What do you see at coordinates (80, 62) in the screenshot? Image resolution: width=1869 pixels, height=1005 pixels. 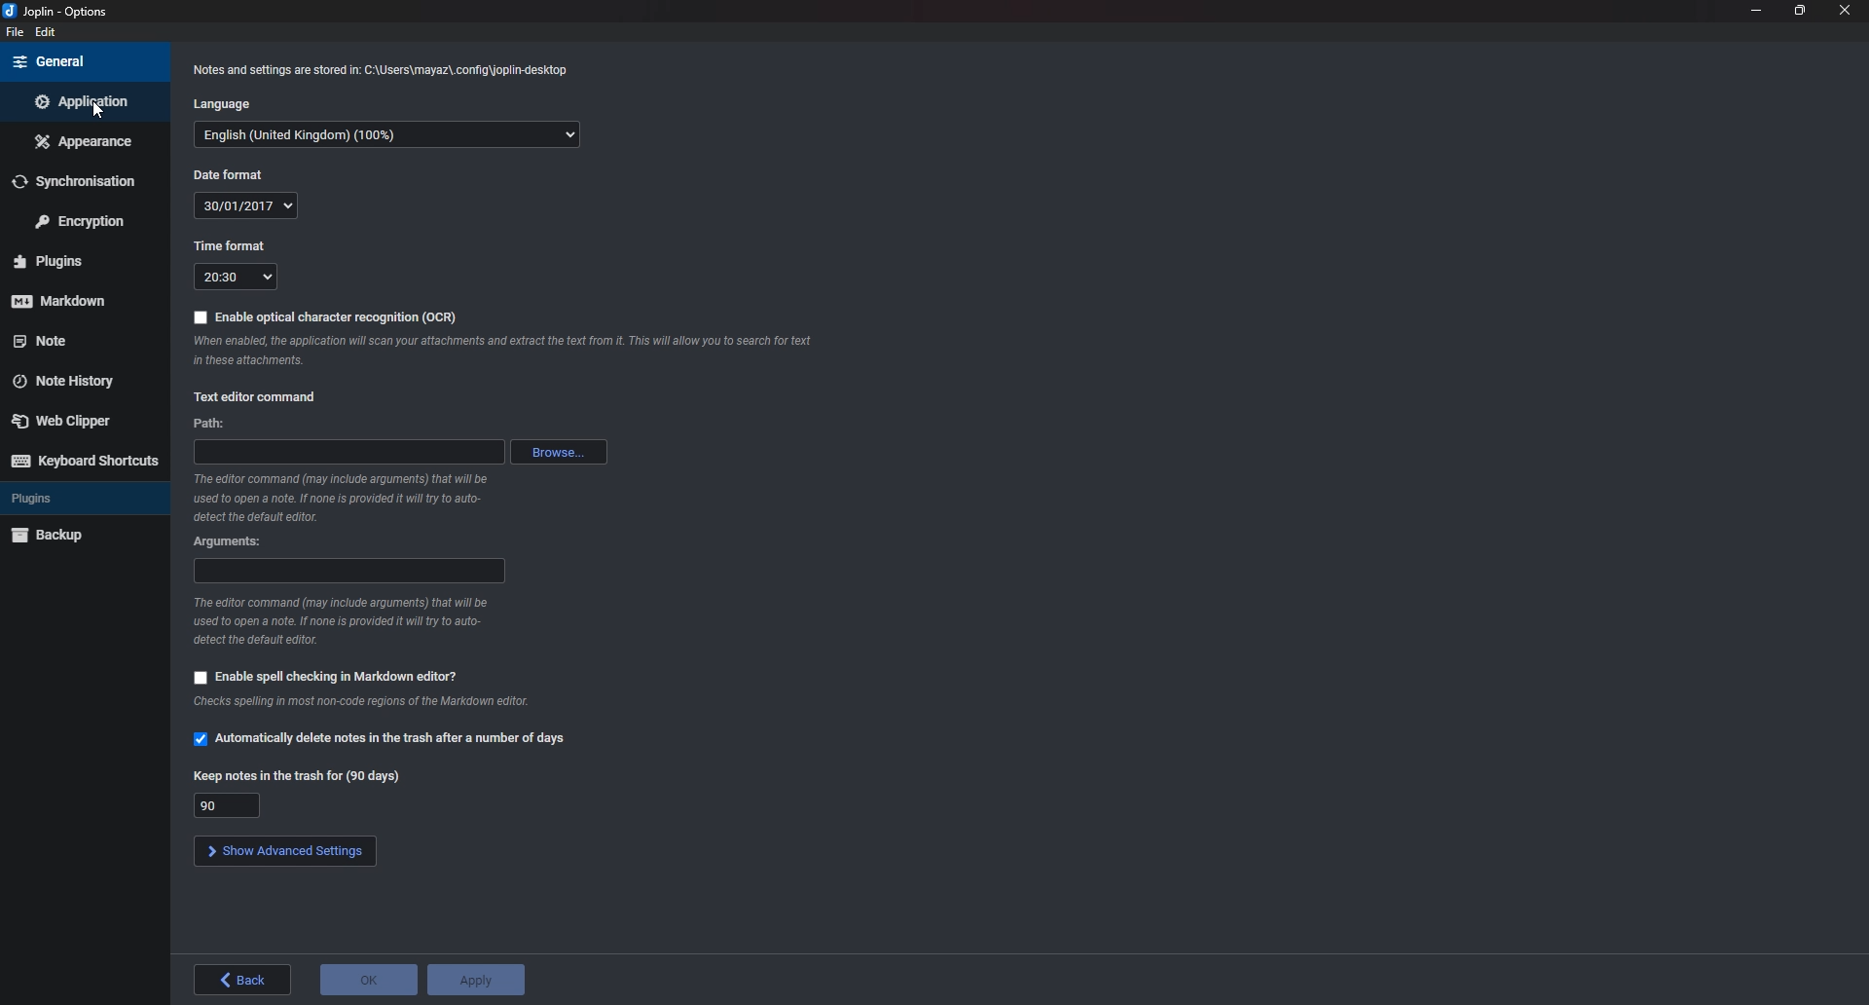 I see `General` at bounding box center [80, 62].